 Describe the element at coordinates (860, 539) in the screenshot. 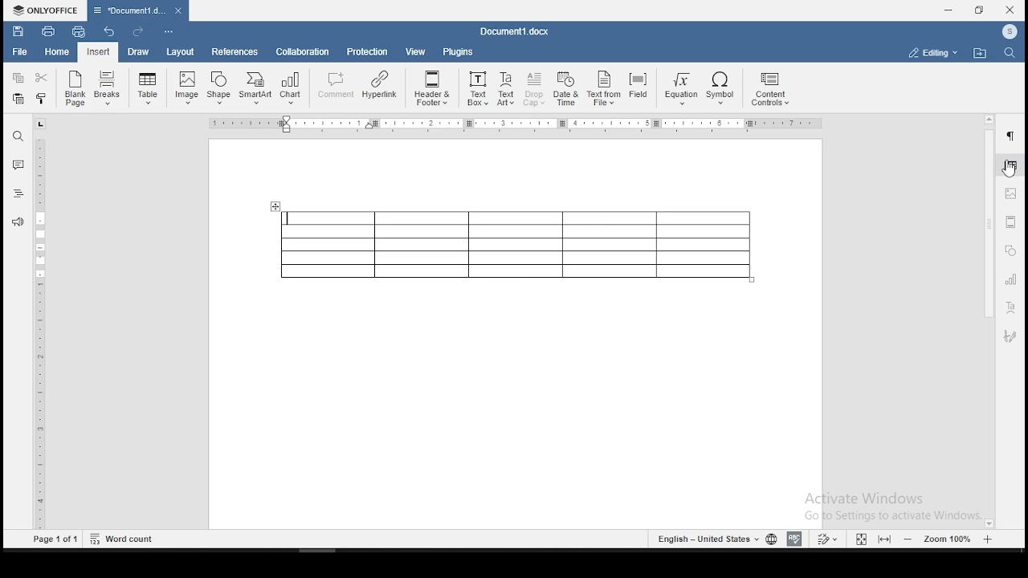

I see `fit to window` at that location.